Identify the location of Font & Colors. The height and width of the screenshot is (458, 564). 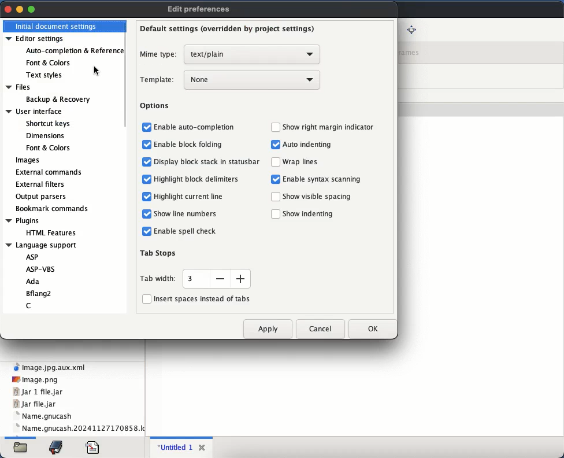
(47, 149).